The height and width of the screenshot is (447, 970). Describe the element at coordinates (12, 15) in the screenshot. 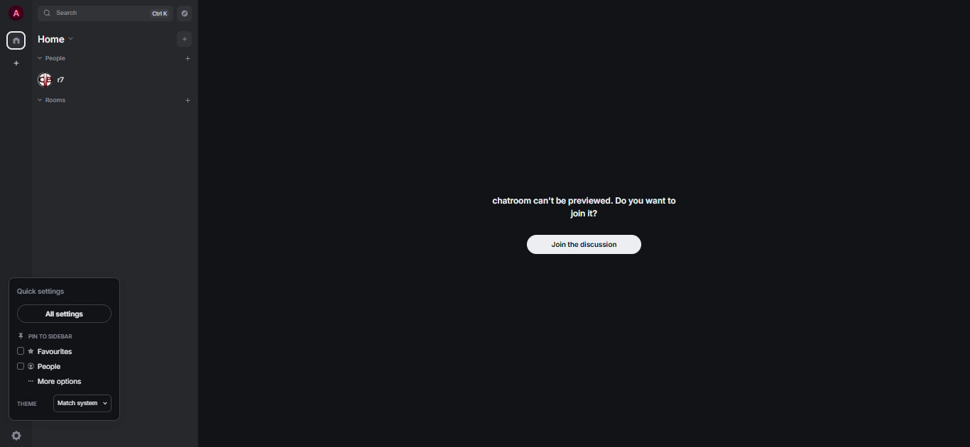

I see `profile` at that location.